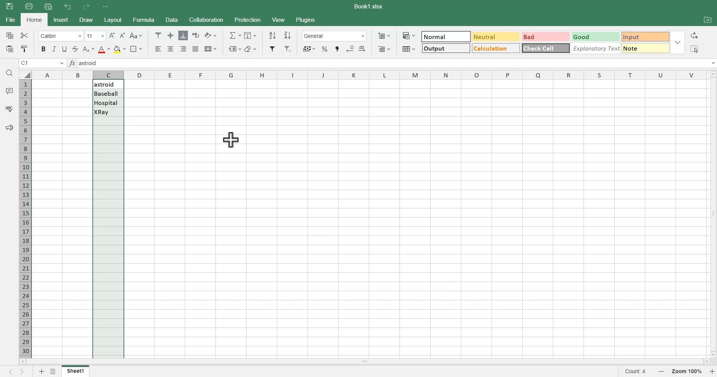  What do you see at coordinates (363, 49) in the screenshot?
I see `Increase Decimal` at bounding box center [363, 49].